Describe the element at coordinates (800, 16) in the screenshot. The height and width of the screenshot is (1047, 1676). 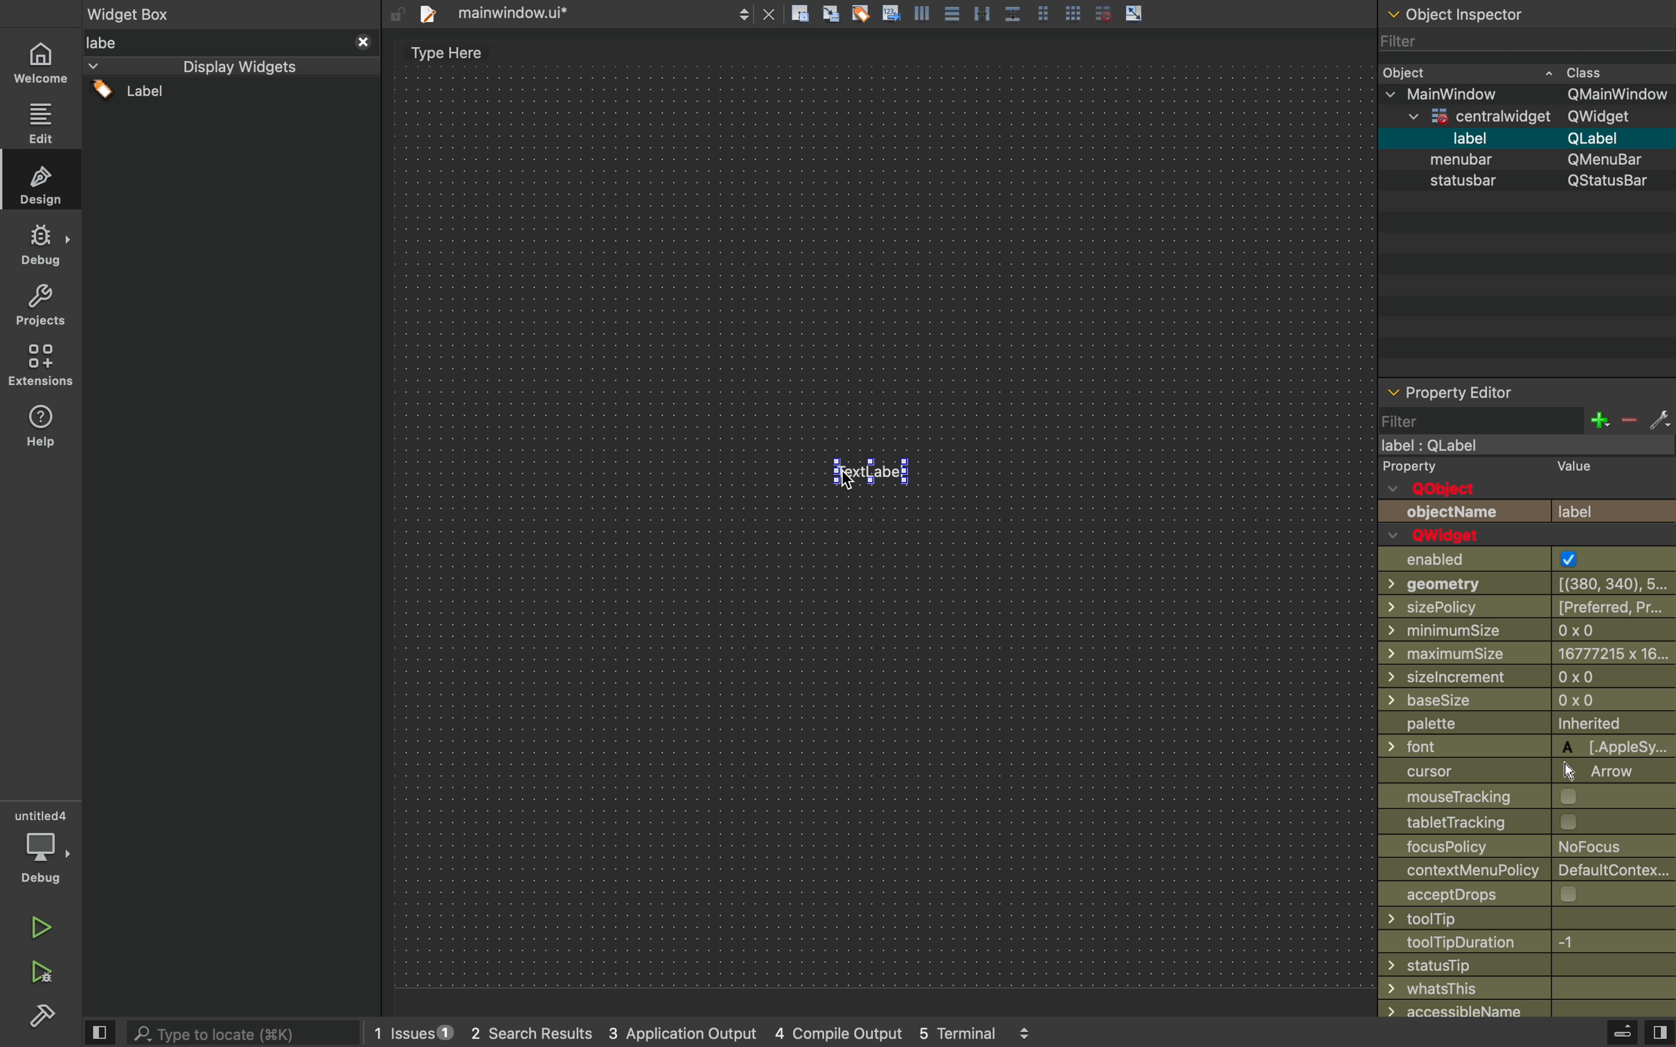
I see `file actions` at that location.